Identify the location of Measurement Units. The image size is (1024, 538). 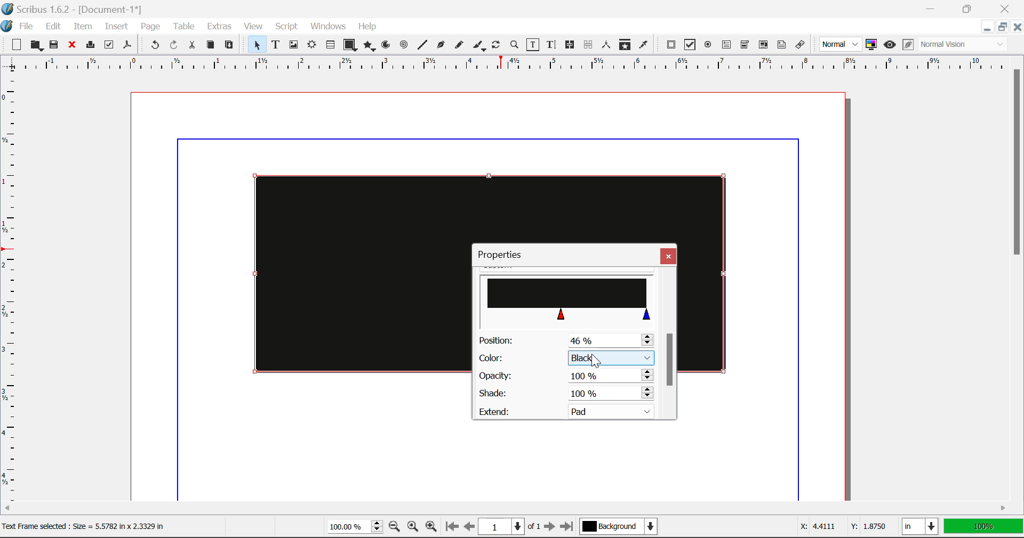
(921, 528).